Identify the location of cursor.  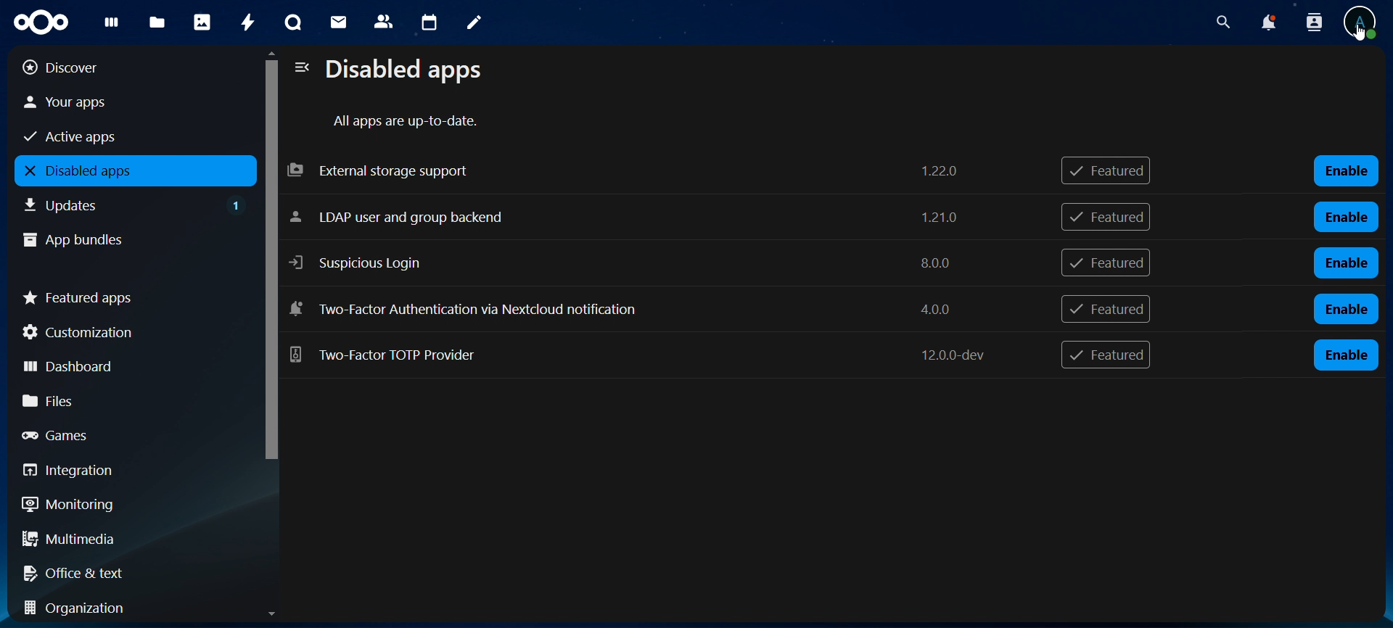
(1358, 35).